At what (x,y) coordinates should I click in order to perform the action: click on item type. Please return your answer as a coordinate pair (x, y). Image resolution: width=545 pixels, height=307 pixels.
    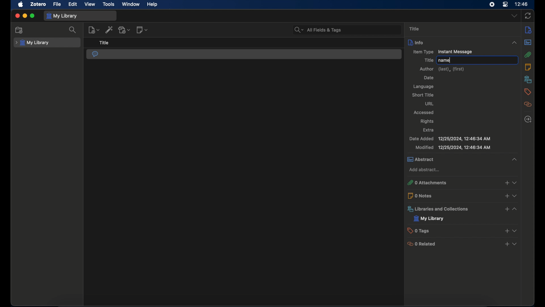
    Looking at the image, I should click on (442, 52).